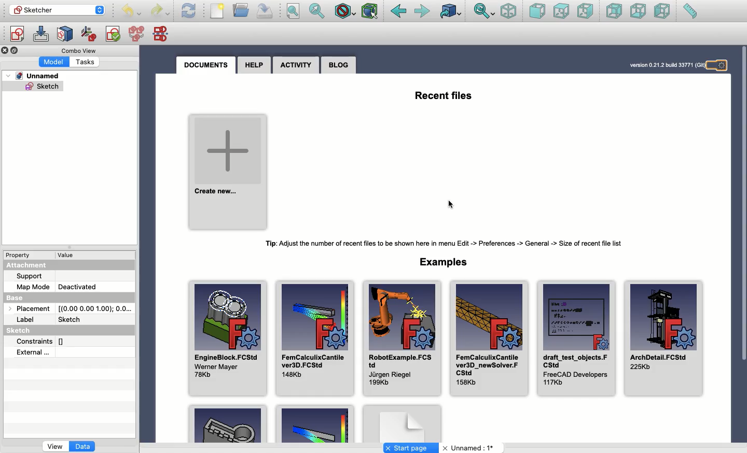  I want to click on Reorient , so click(89, 33).